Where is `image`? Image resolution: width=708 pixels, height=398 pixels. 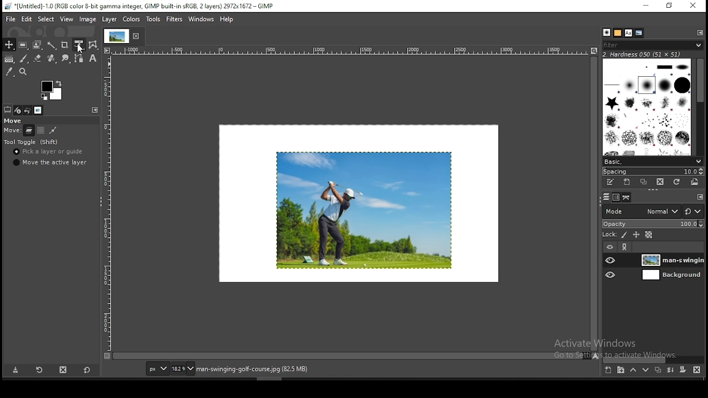 image is located at coordinates (130, 19).